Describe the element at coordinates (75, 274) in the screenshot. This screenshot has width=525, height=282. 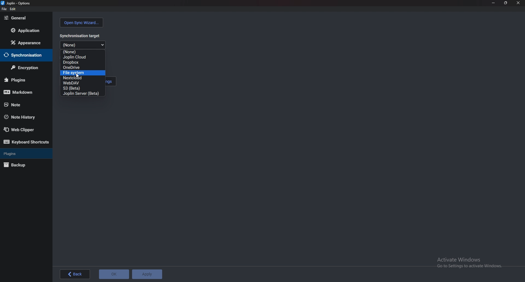
I see `back` at that location.